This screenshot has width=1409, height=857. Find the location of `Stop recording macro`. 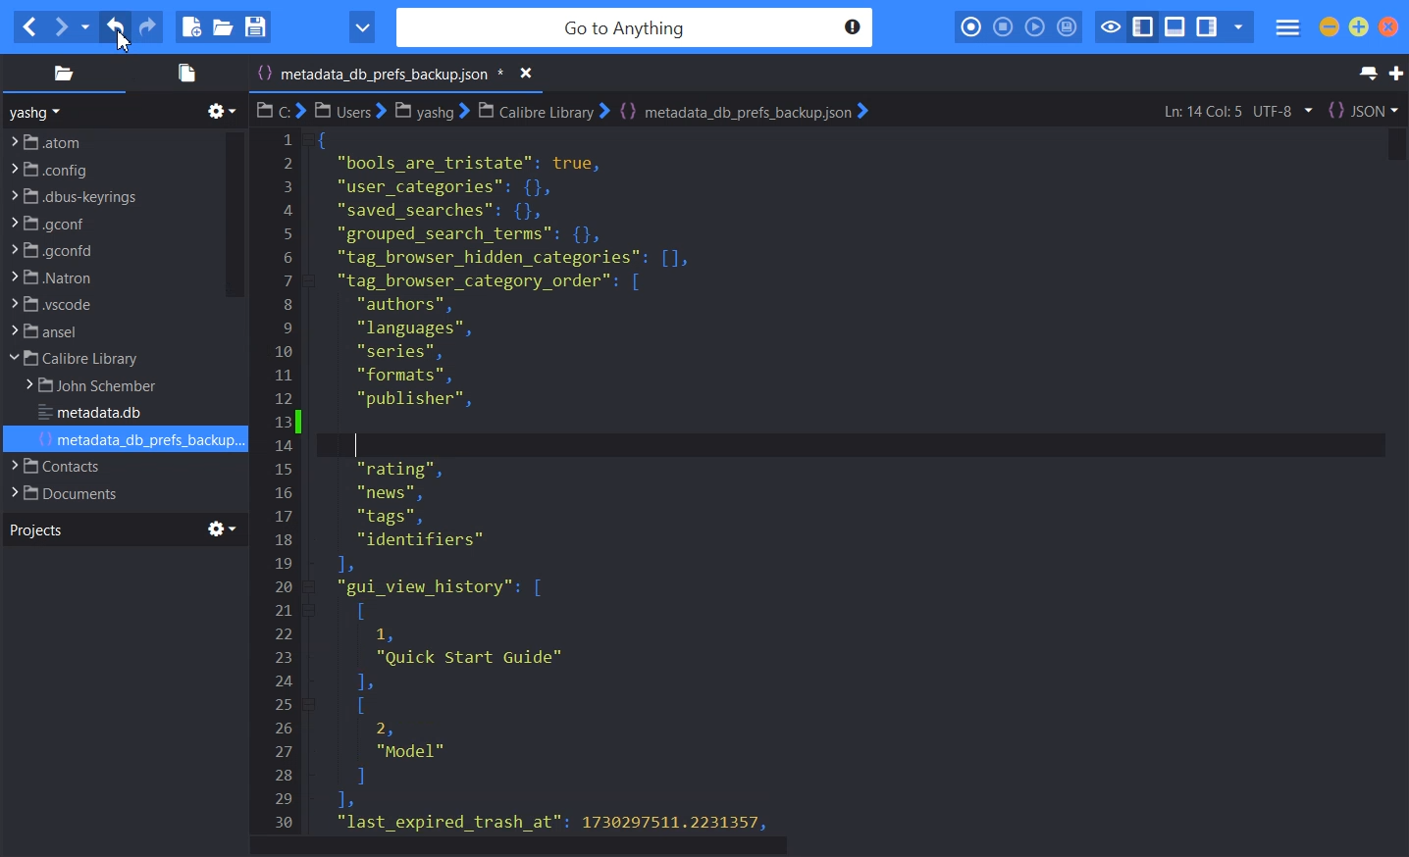

Stop recording macro is located at coordinates (1003, 27).